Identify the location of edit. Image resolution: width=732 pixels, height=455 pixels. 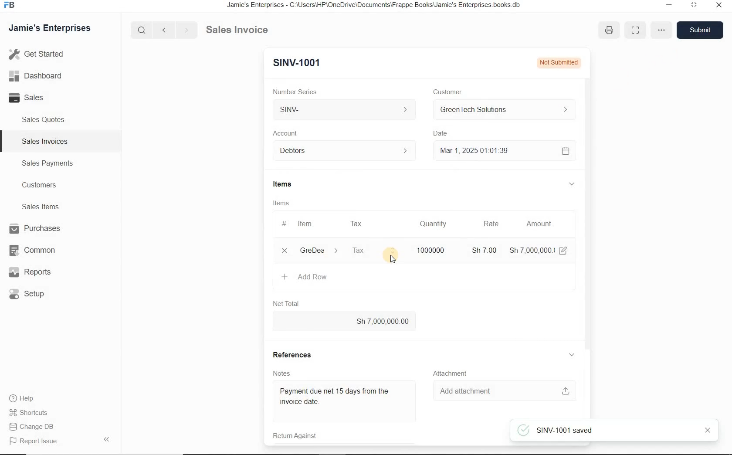
(563, 250).